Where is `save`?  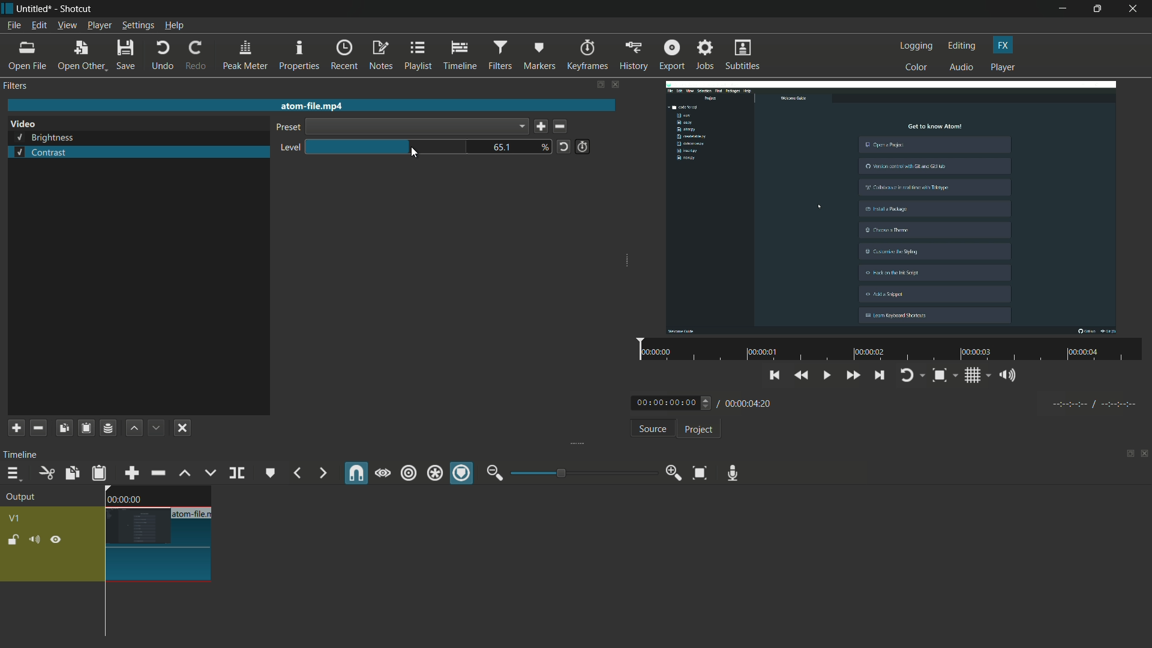 save is located at coordinates (541, 127).